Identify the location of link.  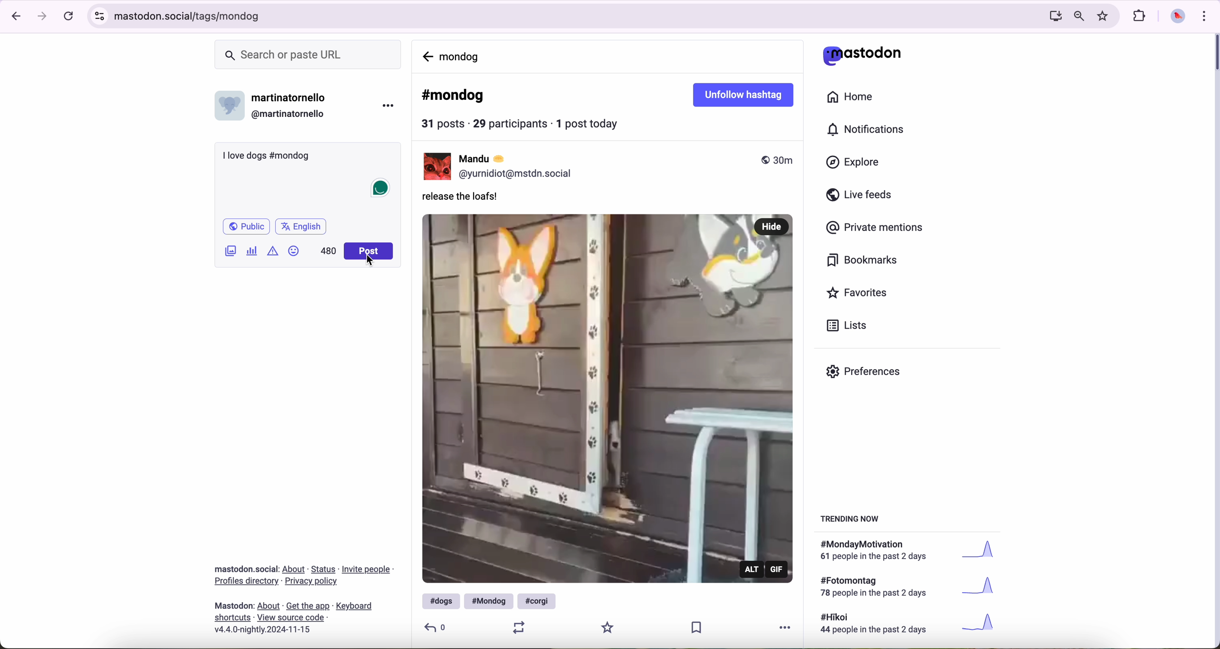
(290, 617).